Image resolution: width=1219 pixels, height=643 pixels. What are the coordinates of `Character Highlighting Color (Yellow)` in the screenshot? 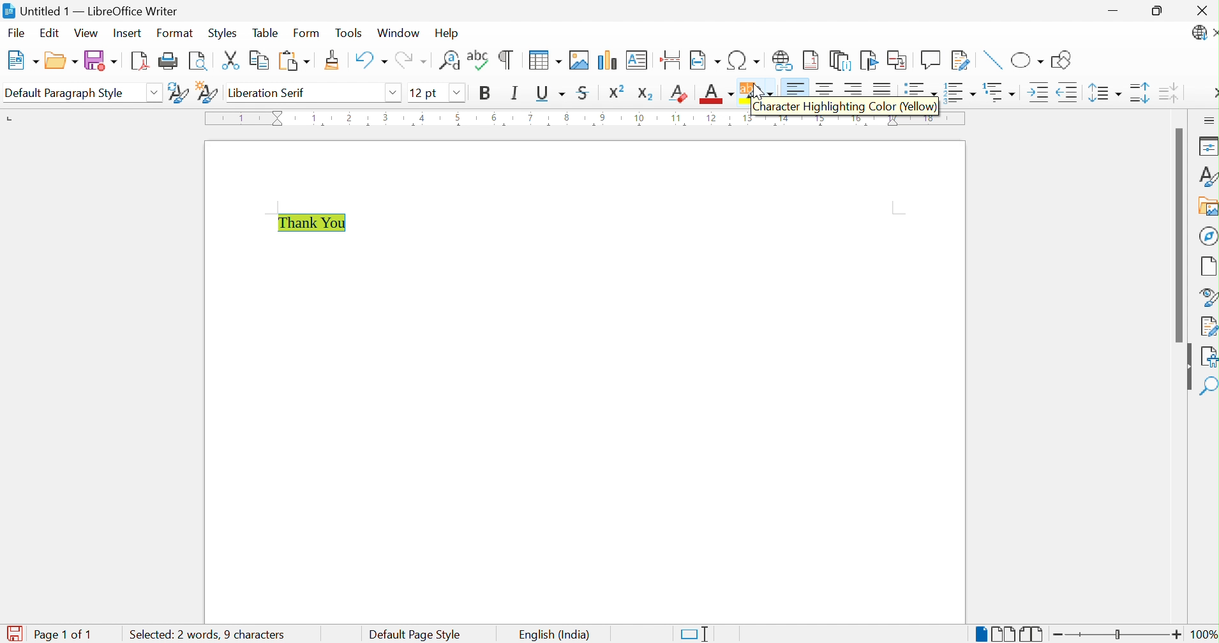 It's located at (844, 108).